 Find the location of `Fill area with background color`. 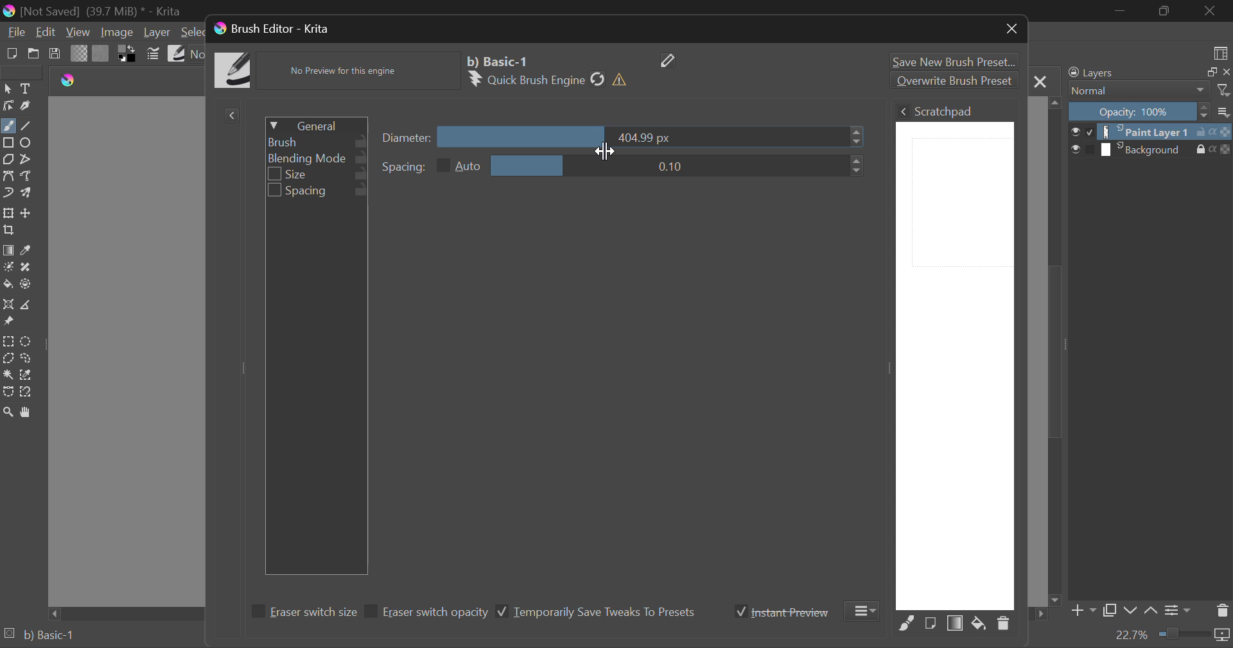

Fill area with background color is located at coordinates (978, 624).